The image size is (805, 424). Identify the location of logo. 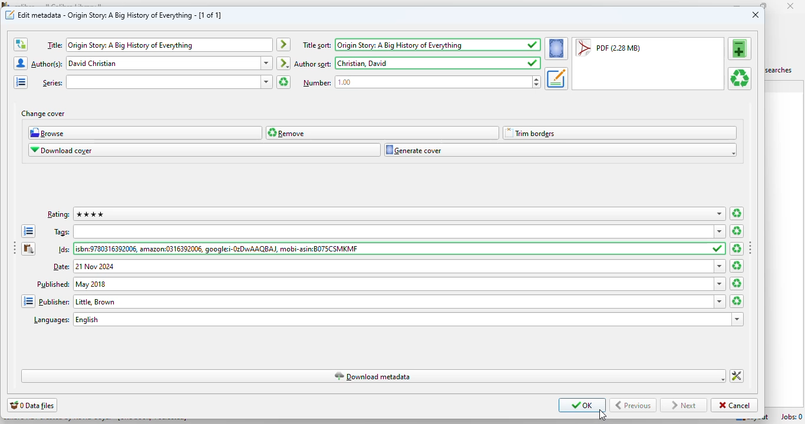
(10, 14).